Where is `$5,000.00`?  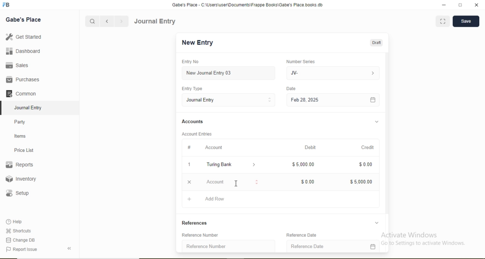
$5,000.00 is located at coordinates (303, 164).